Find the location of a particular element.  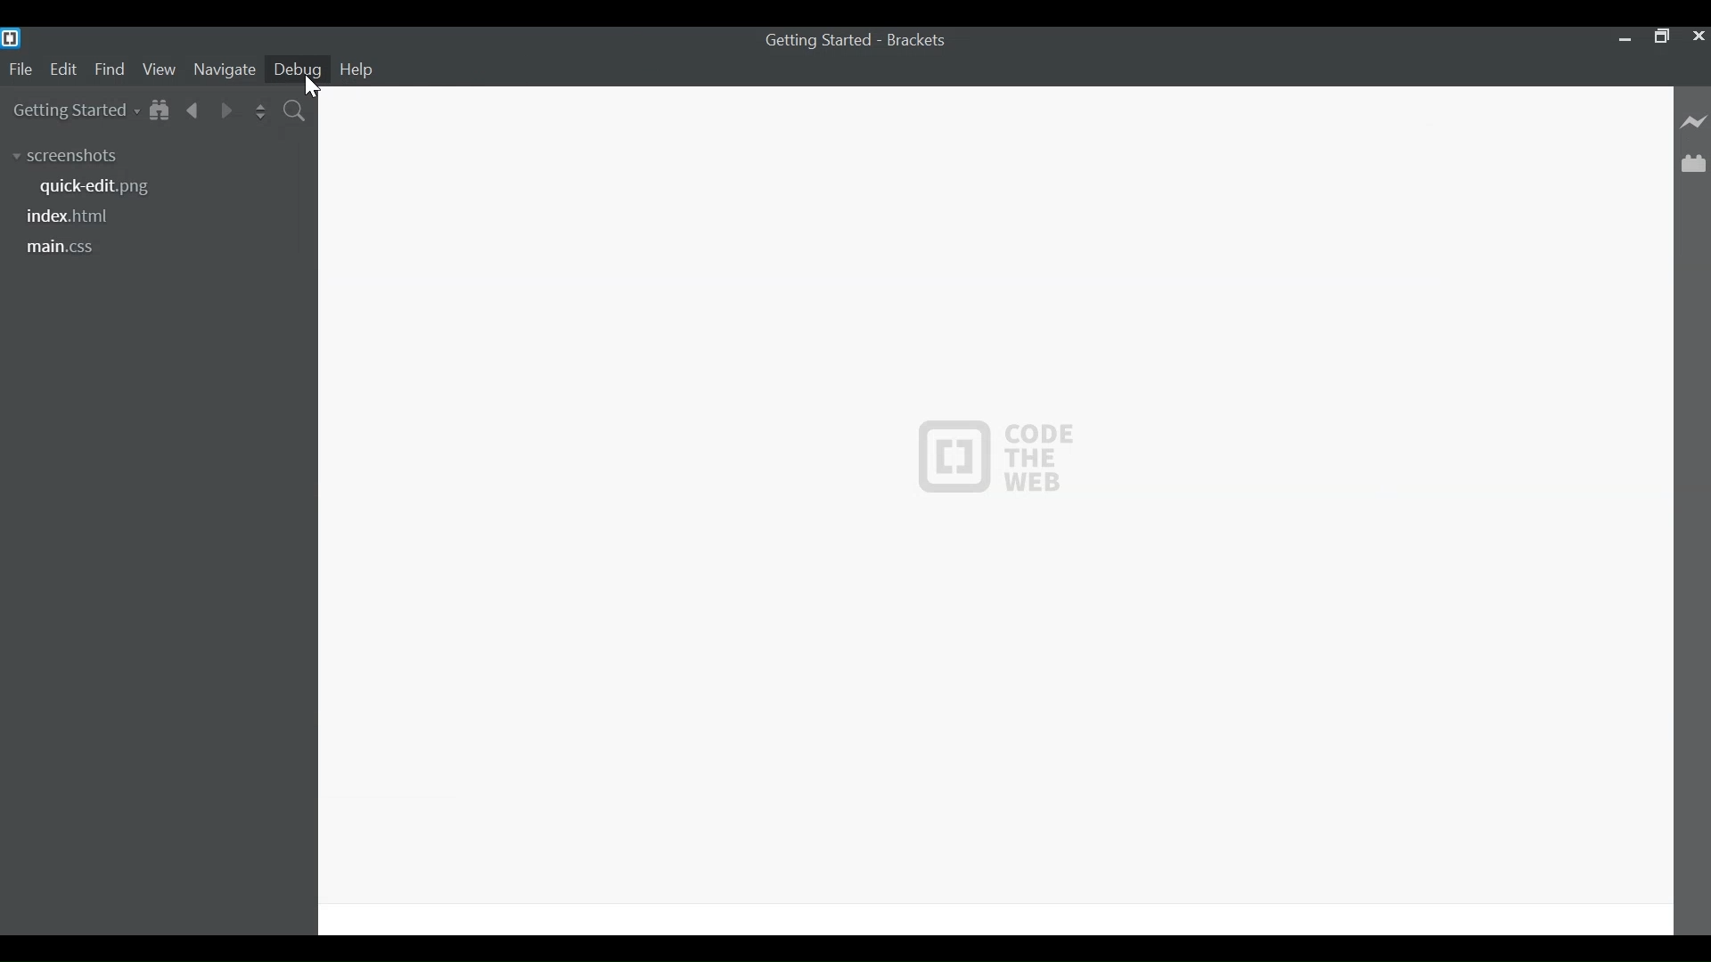

main.css is located at coordinates (65, 248).